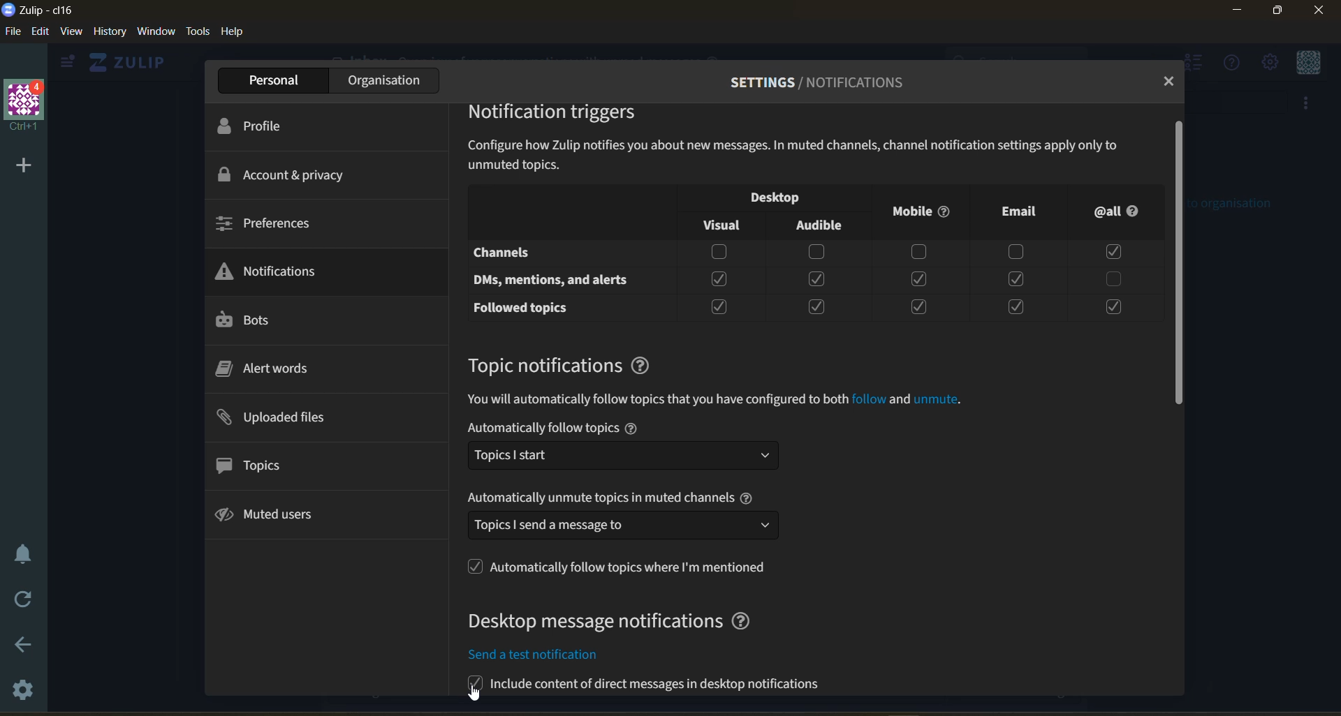  Describe the element at coordinates (1117, 306) in the screenshot. I see `Checkbox` at that location.